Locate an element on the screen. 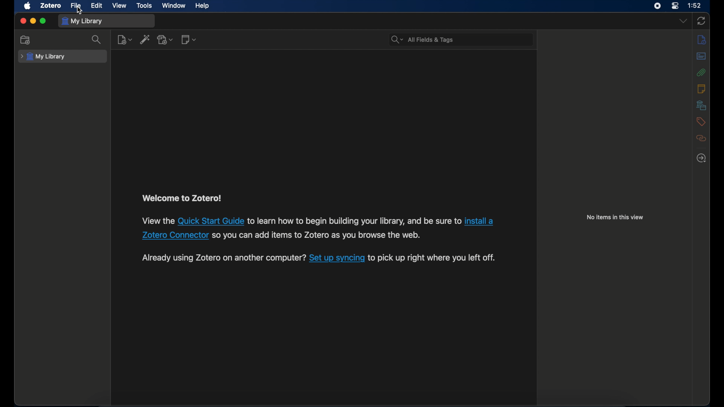  libraries is located at coordinates (701, 105).